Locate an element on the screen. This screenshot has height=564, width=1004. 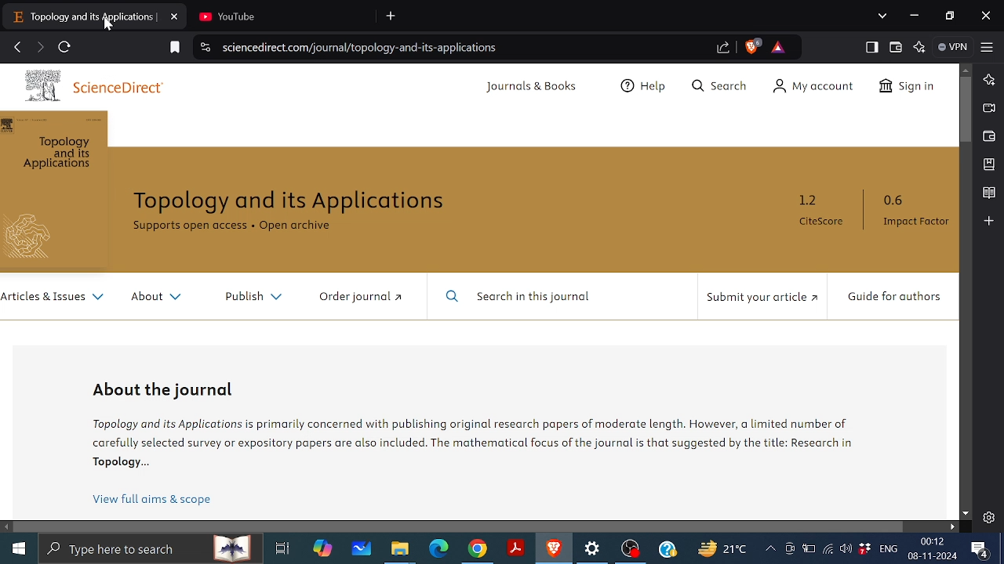
close is located at coordinates (986, 17).